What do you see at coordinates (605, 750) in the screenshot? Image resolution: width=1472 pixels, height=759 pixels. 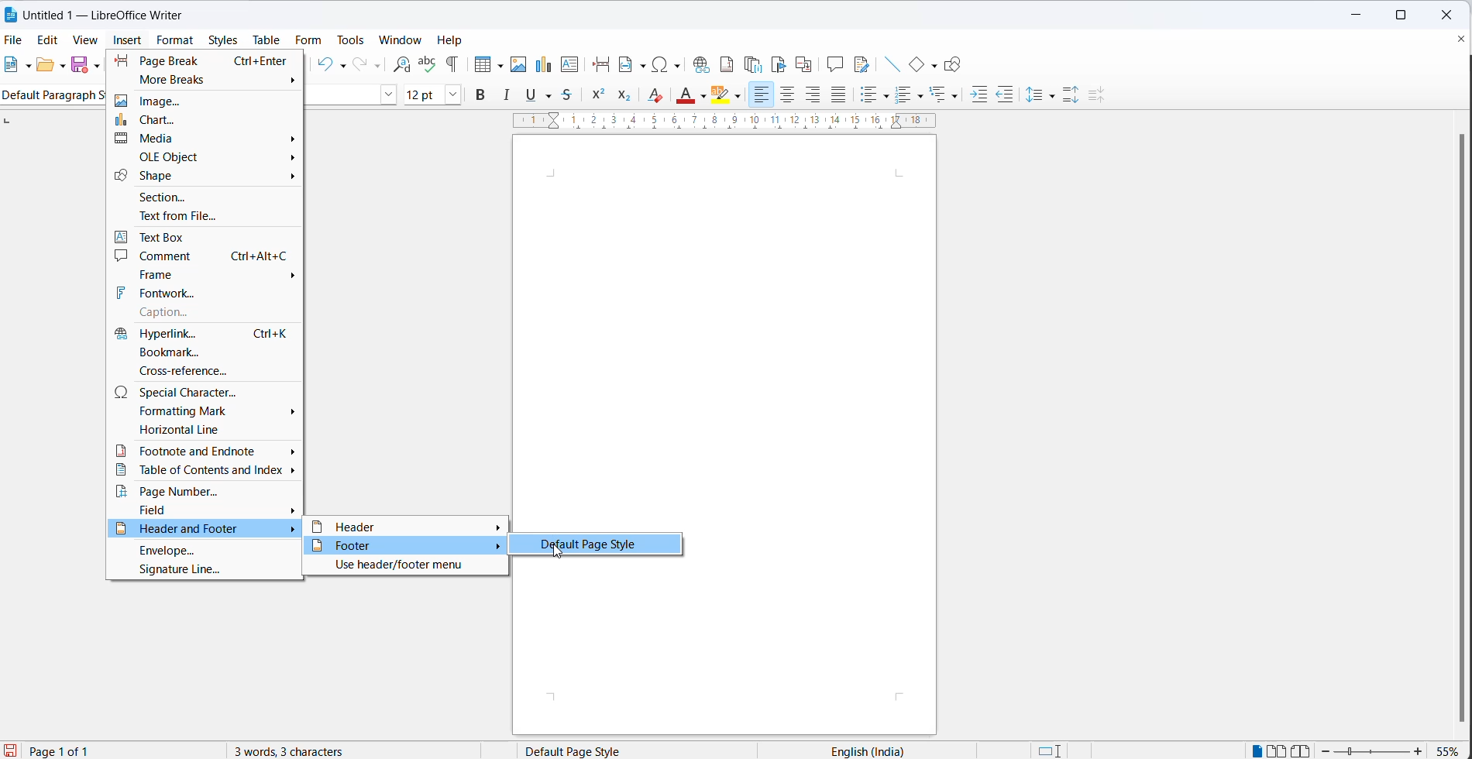 I see `page style` at bounding box center [605, 750].